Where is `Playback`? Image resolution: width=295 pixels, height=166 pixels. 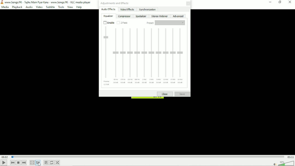
Playback is located at coordinates (17, 7).